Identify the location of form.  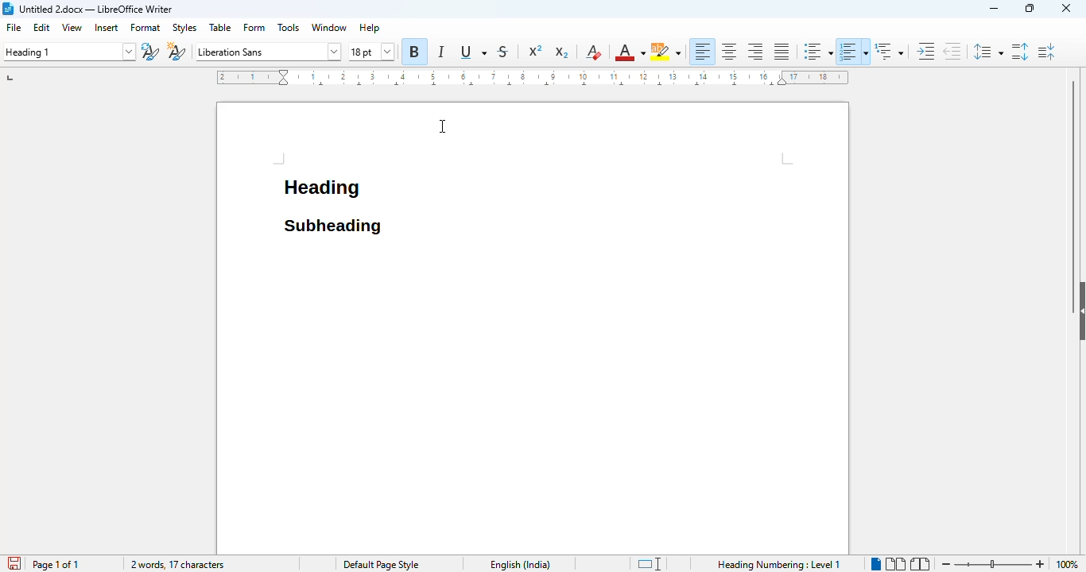
(255, 28).